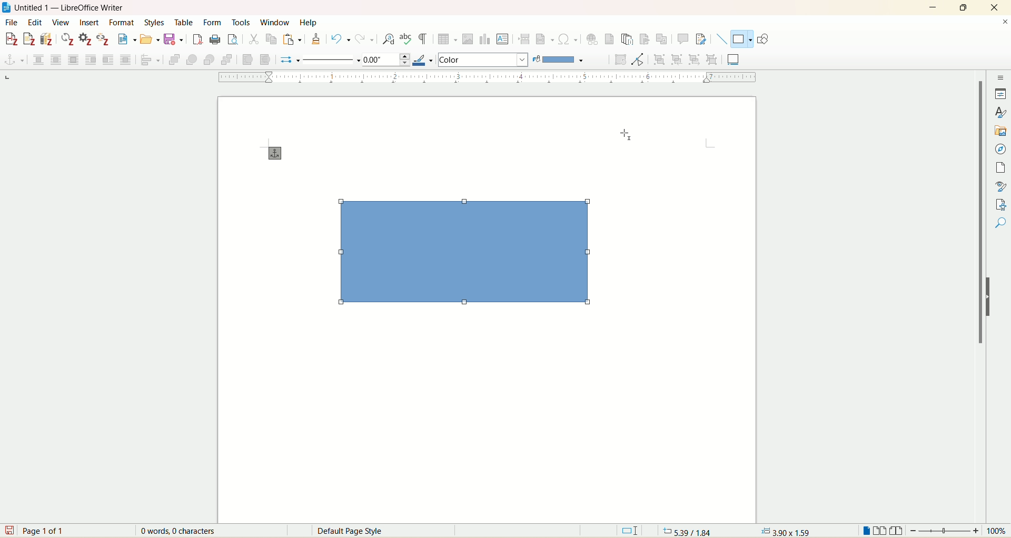 The image size is (1011, 538). Describe the element at coordinates (423, 39) in the screenshot. I see `toggle formatting` at that location.